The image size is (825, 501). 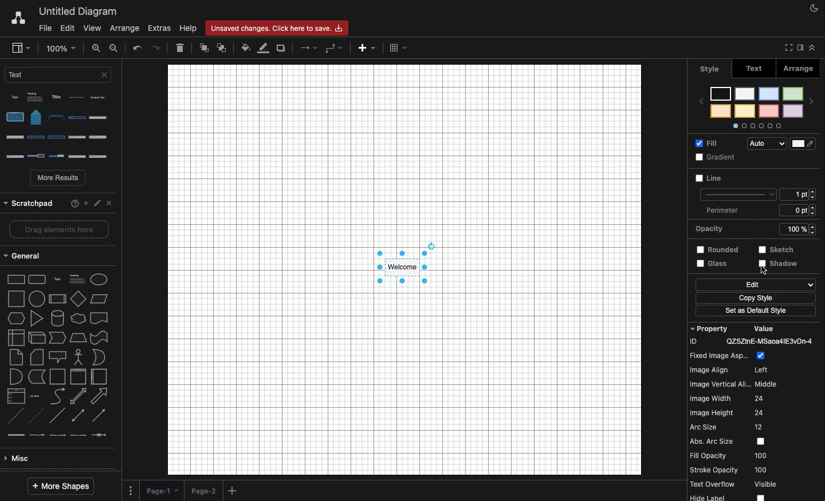 What do you see at coordinates (78, 12) in the screenshot?
I see `Untitled` at bounding box center [78, 12].